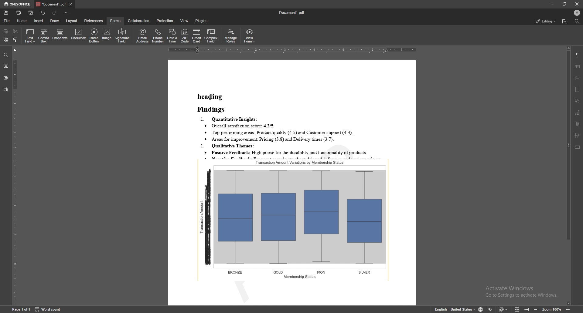  What do you see at coordinates (249, 36) in the screenshot?
I see `view form` at bounding box center [249, 36].